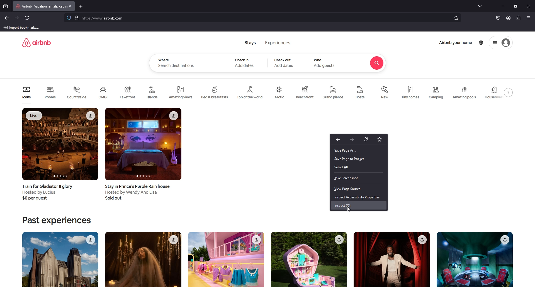 This screenshot has height=287, width=535. I want to click on Search icon, so click(377, 63).